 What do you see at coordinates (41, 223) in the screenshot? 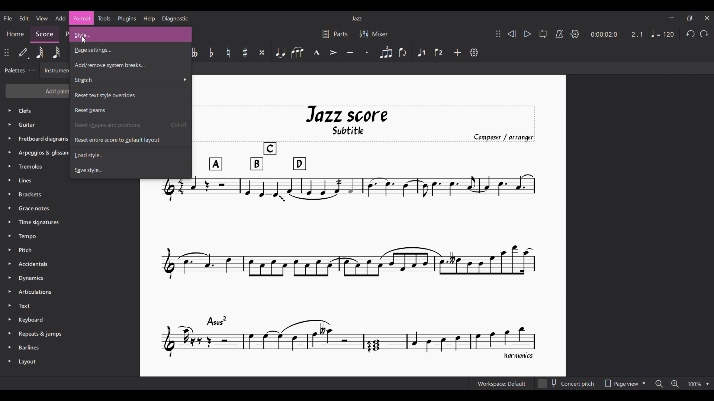
I see `Time` at bounding box center [41, 223].